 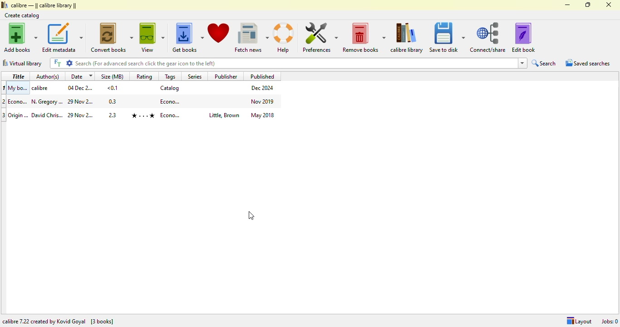 What do you see at coordinates (111, 37) in the screenshot?
I see `convert books` at bounding box center [111, 37].